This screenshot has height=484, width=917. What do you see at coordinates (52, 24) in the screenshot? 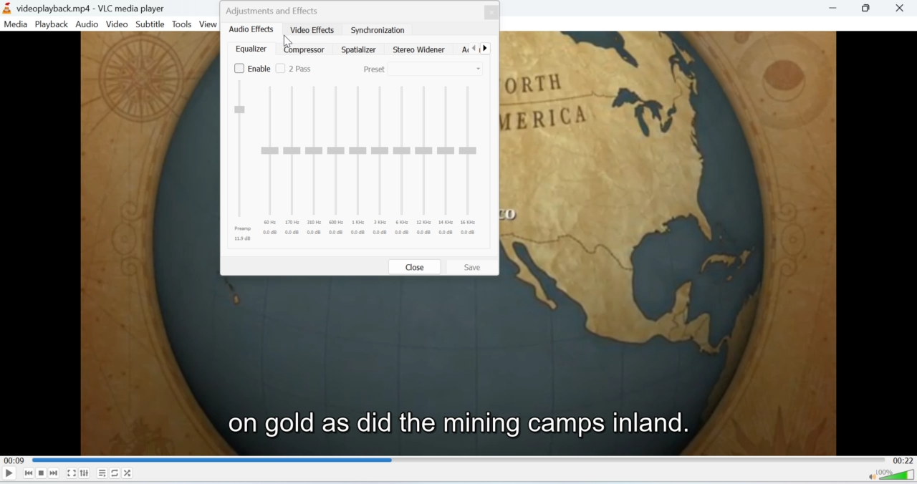
I see `Playback` at bounding box center [52, 24].